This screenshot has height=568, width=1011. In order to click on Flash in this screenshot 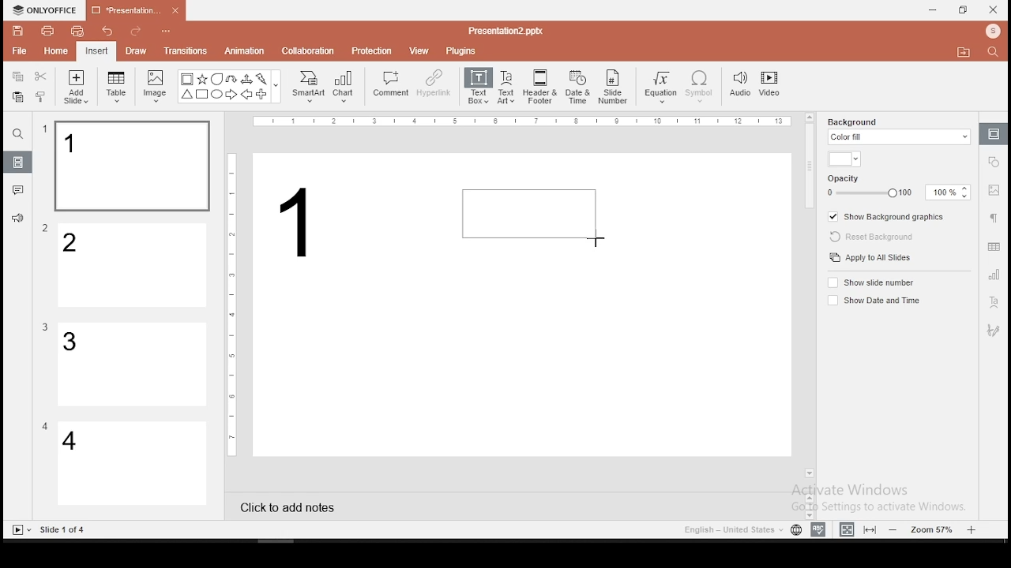, I will do `click(263, 79)`.